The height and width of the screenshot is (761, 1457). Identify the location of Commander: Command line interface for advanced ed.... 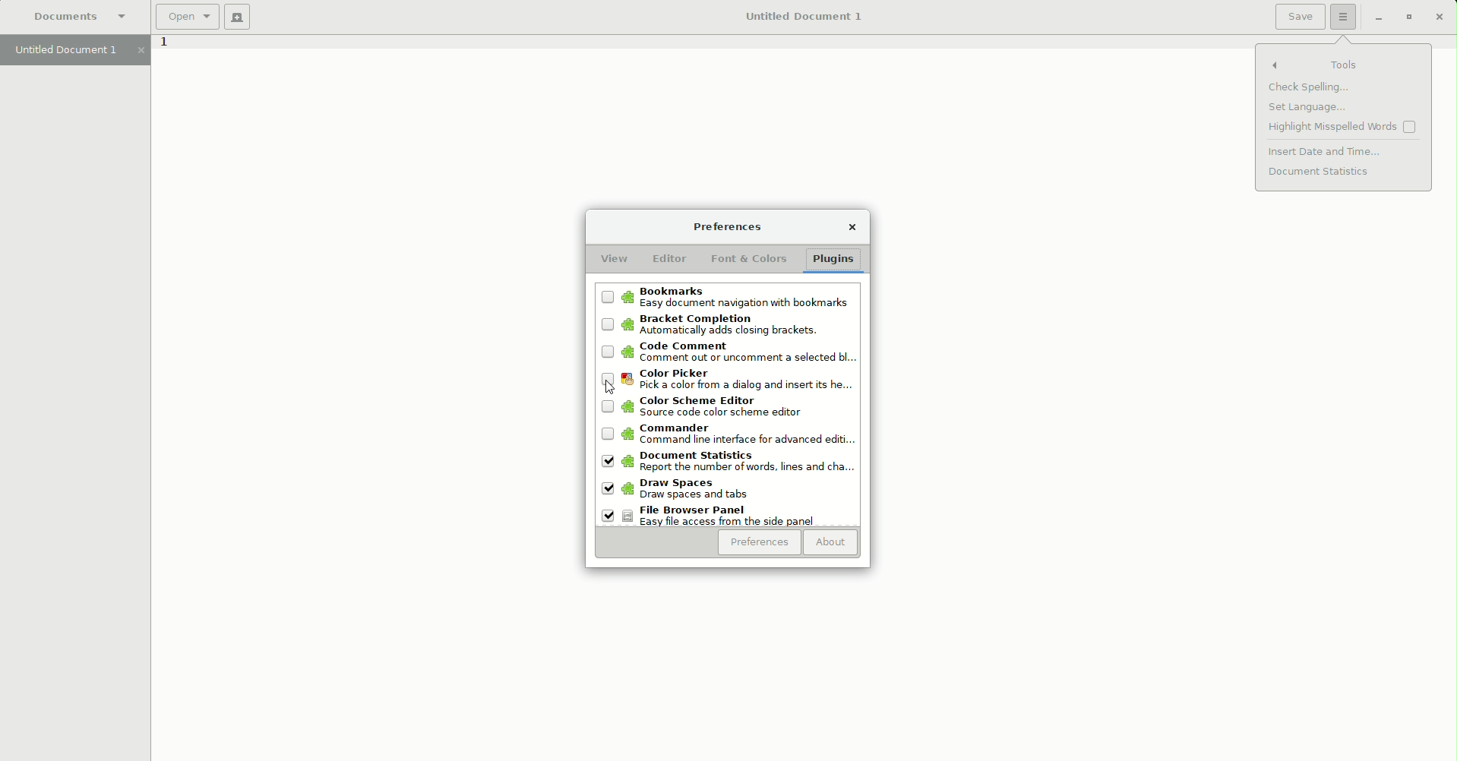
(728, 436).